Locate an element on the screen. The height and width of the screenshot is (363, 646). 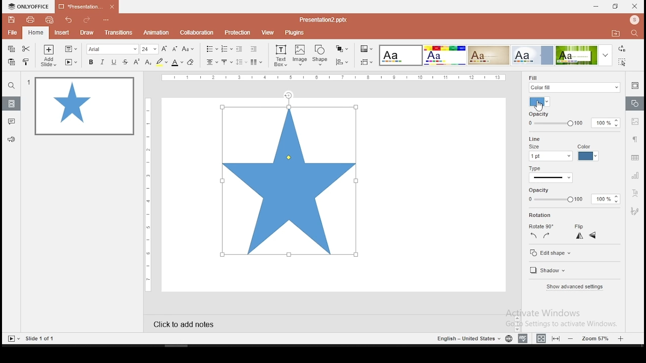
font is located at coordinates (112, 49).